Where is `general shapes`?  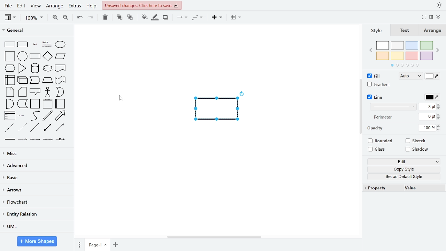 general shapes is located at coordinates (35, 104).